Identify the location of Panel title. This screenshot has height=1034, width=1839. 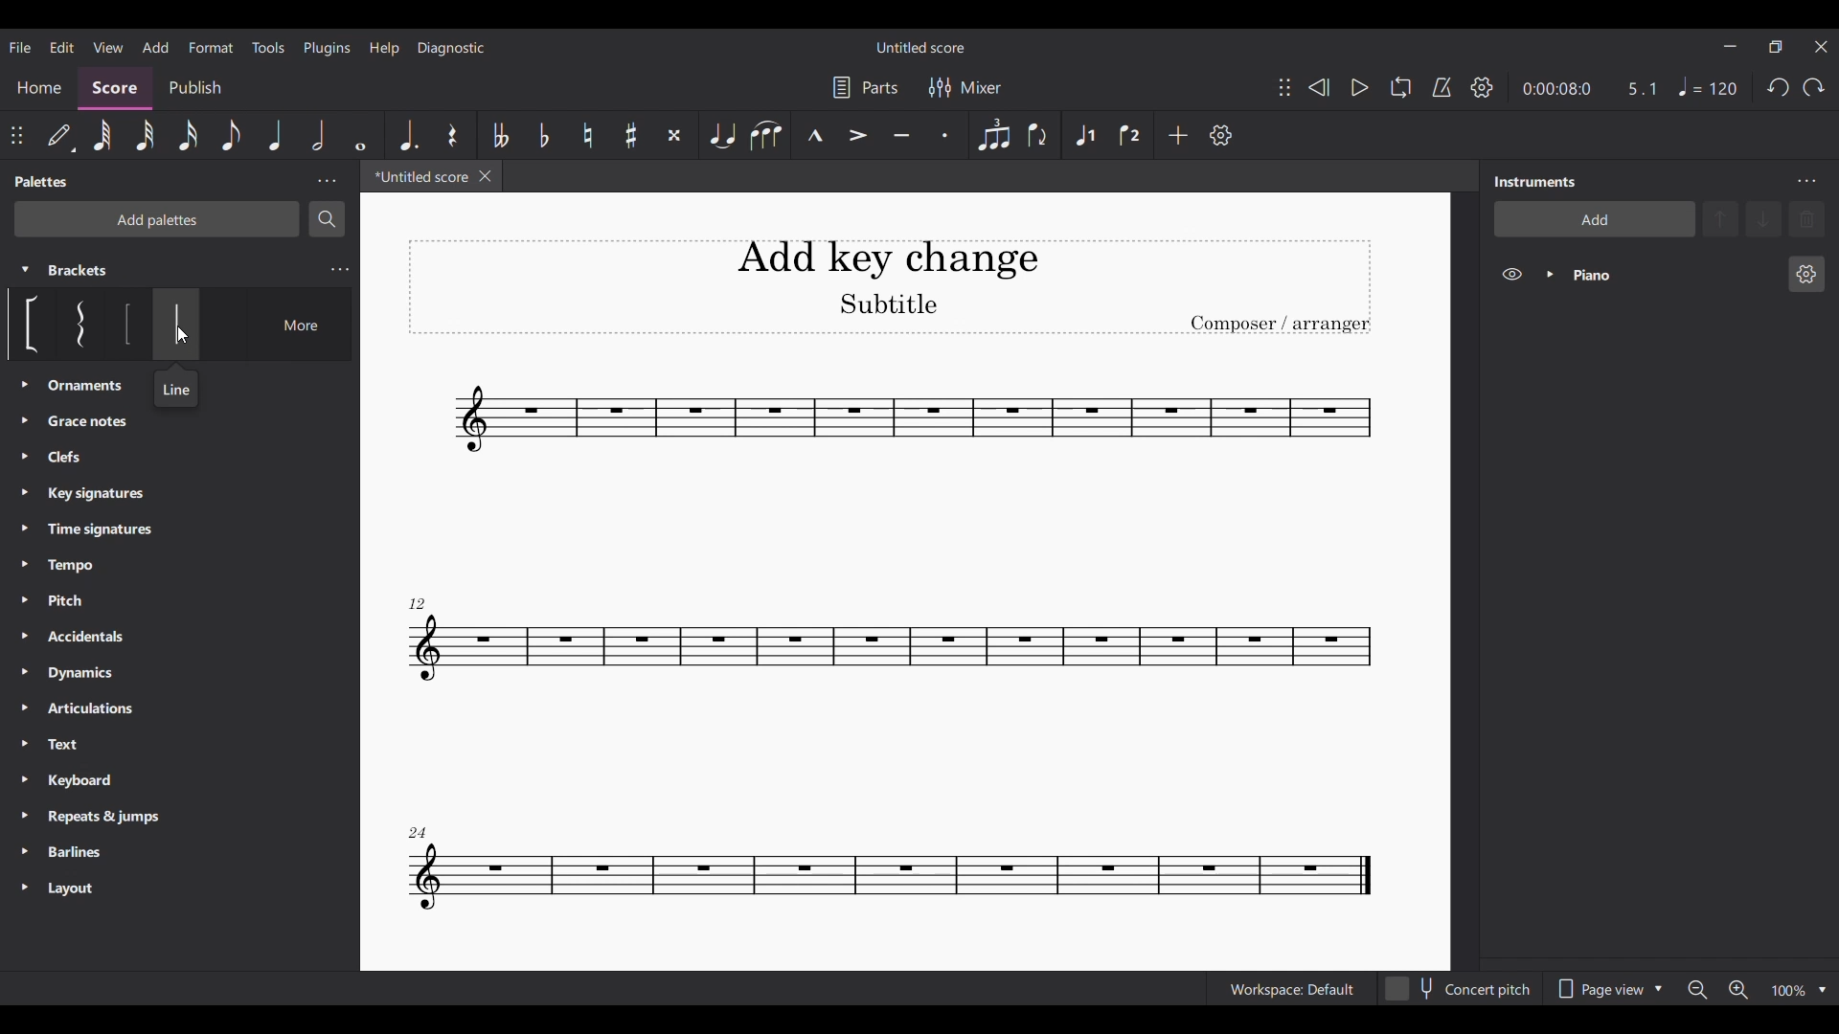
(1535, 181).